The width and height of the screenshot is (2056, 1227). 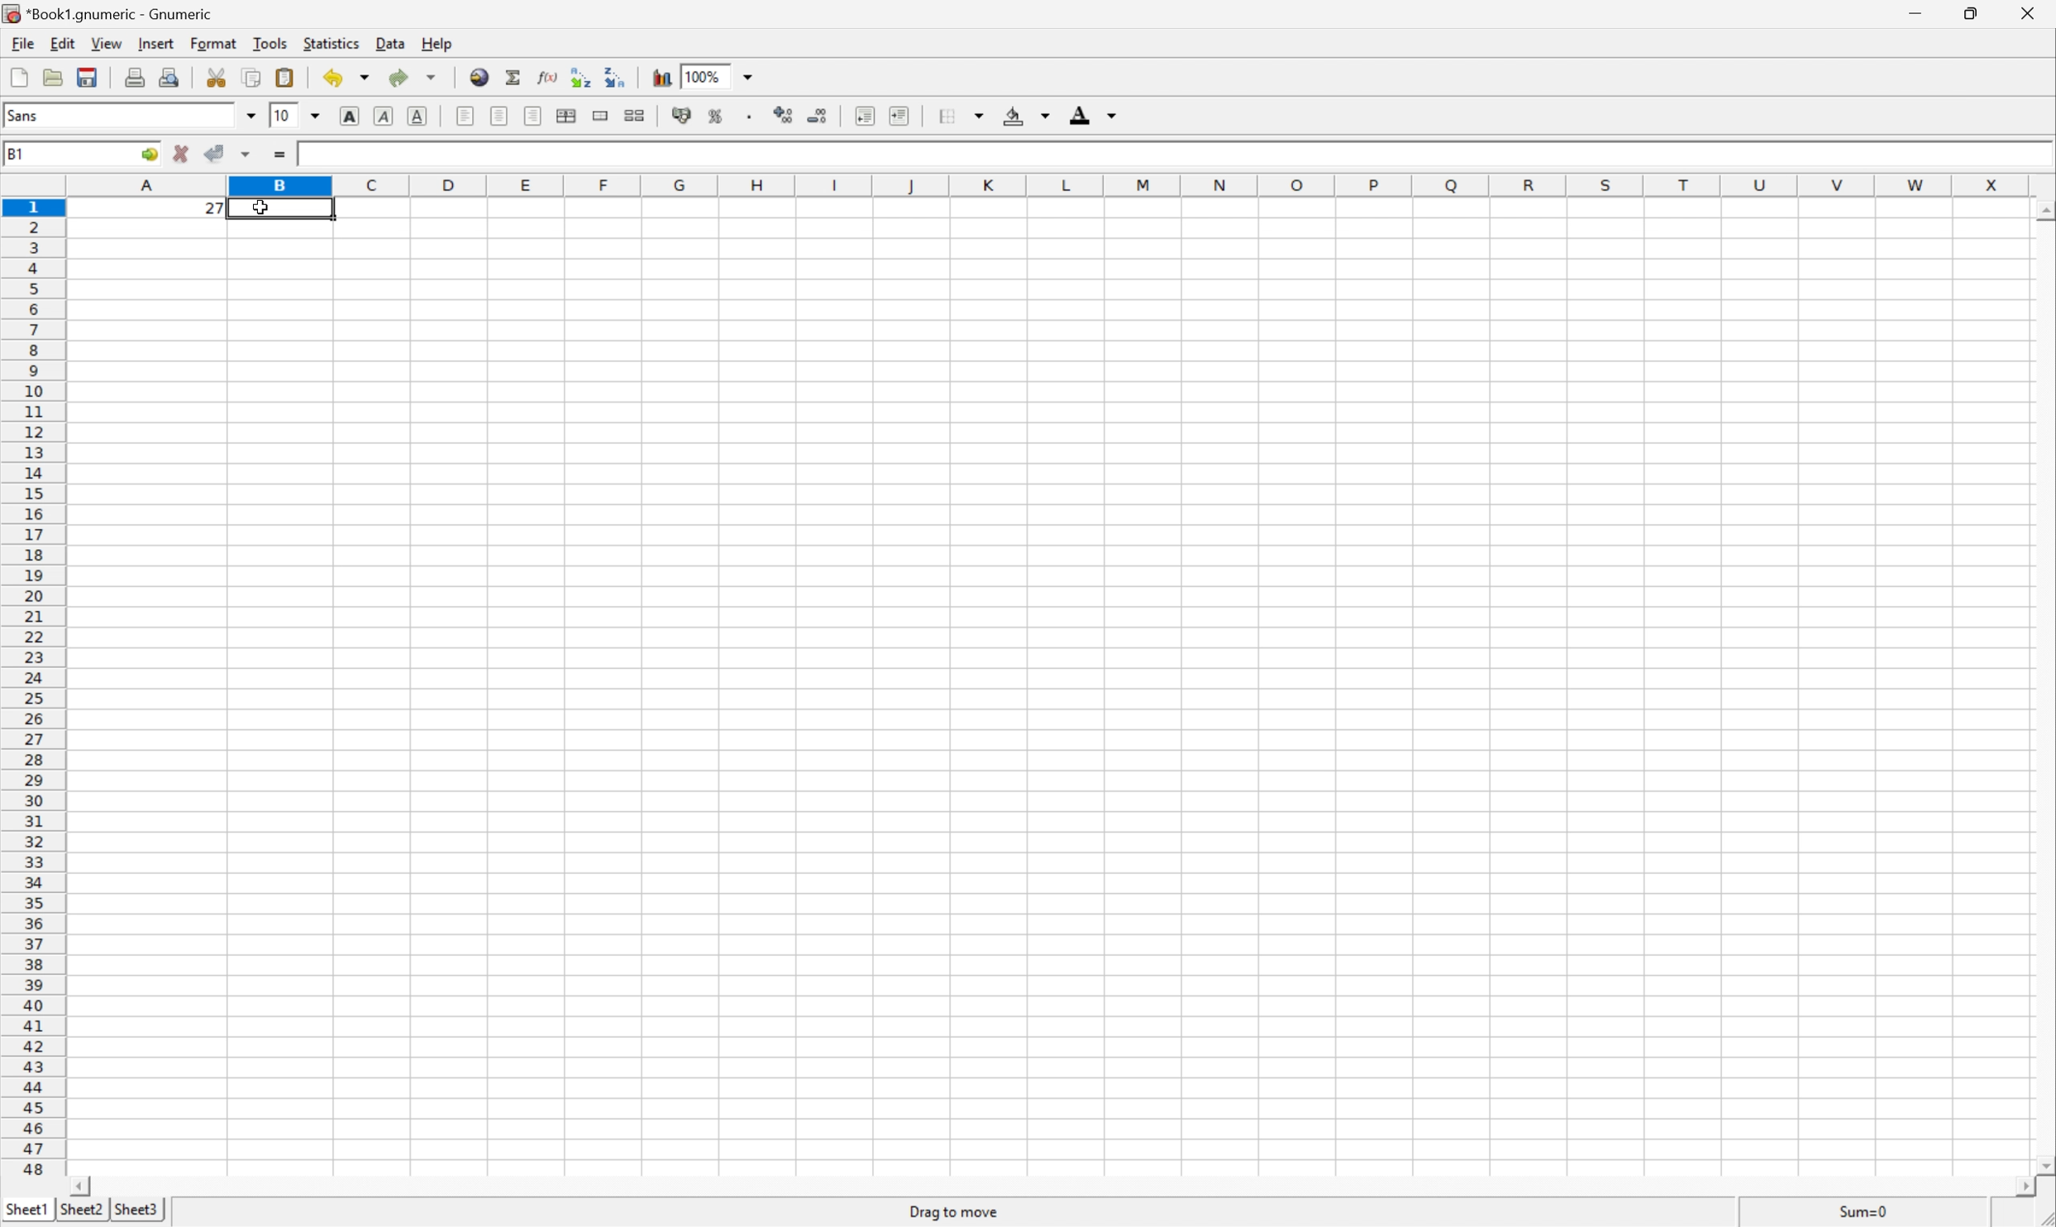 What do you see at coordinates (184, 152) in the screenshot?
I see `Cancel changes` at bounding box center [184, 152].